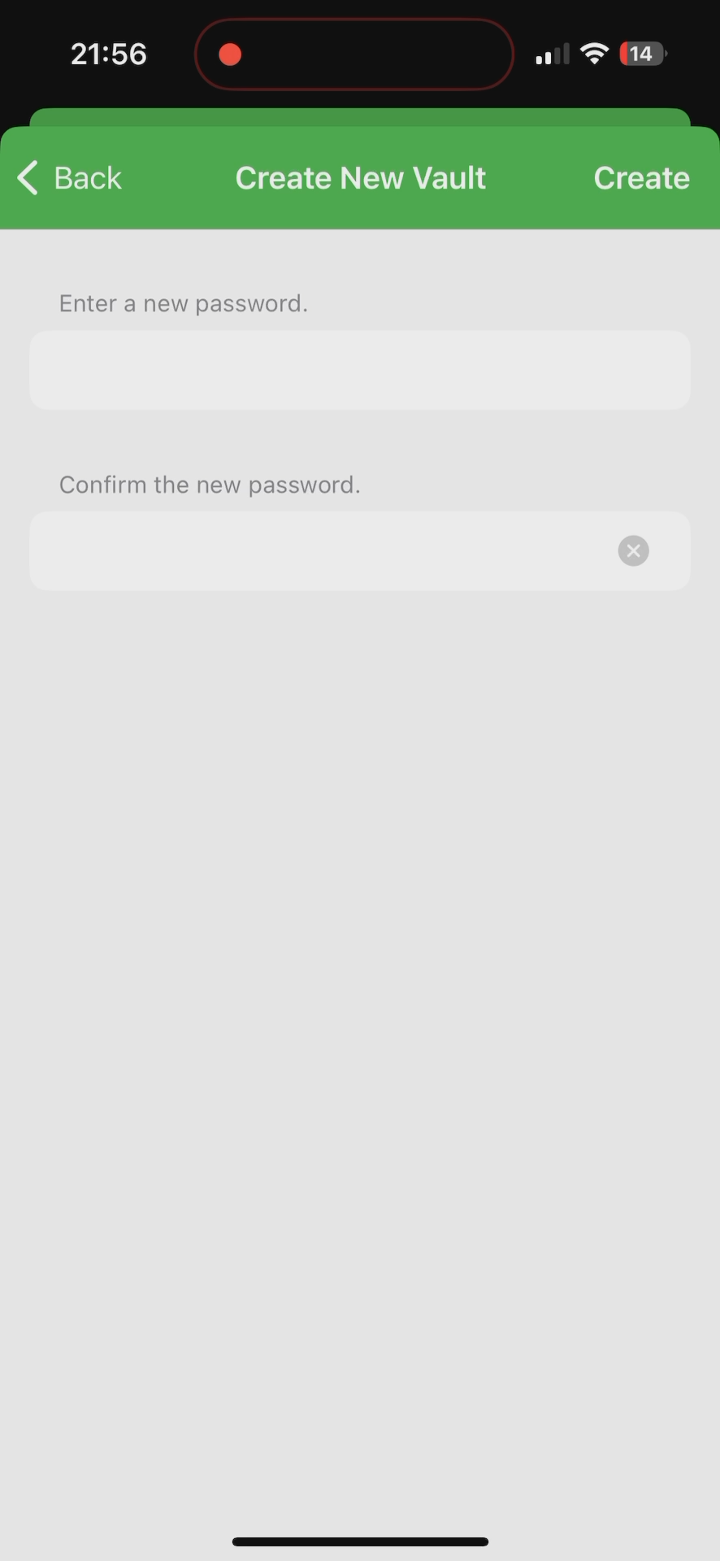 This screenshot has height=1561, width=720. Describe the element at coordinates (322, 561) in the screenshot. I see `new password` at that location.